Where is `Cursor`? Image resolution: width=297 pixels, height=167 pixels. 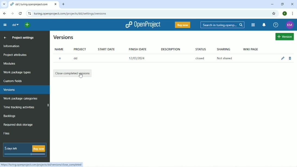
Cursor is located at coordinates (81, 75).